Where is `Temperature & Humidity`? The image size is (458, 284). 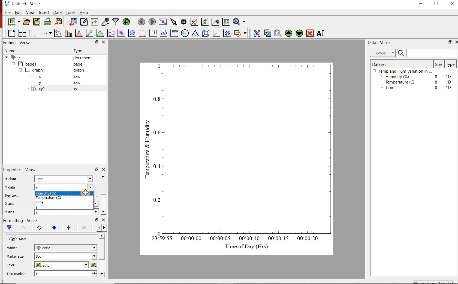 Temperature & Humidity is located at coordinates (147, 148).